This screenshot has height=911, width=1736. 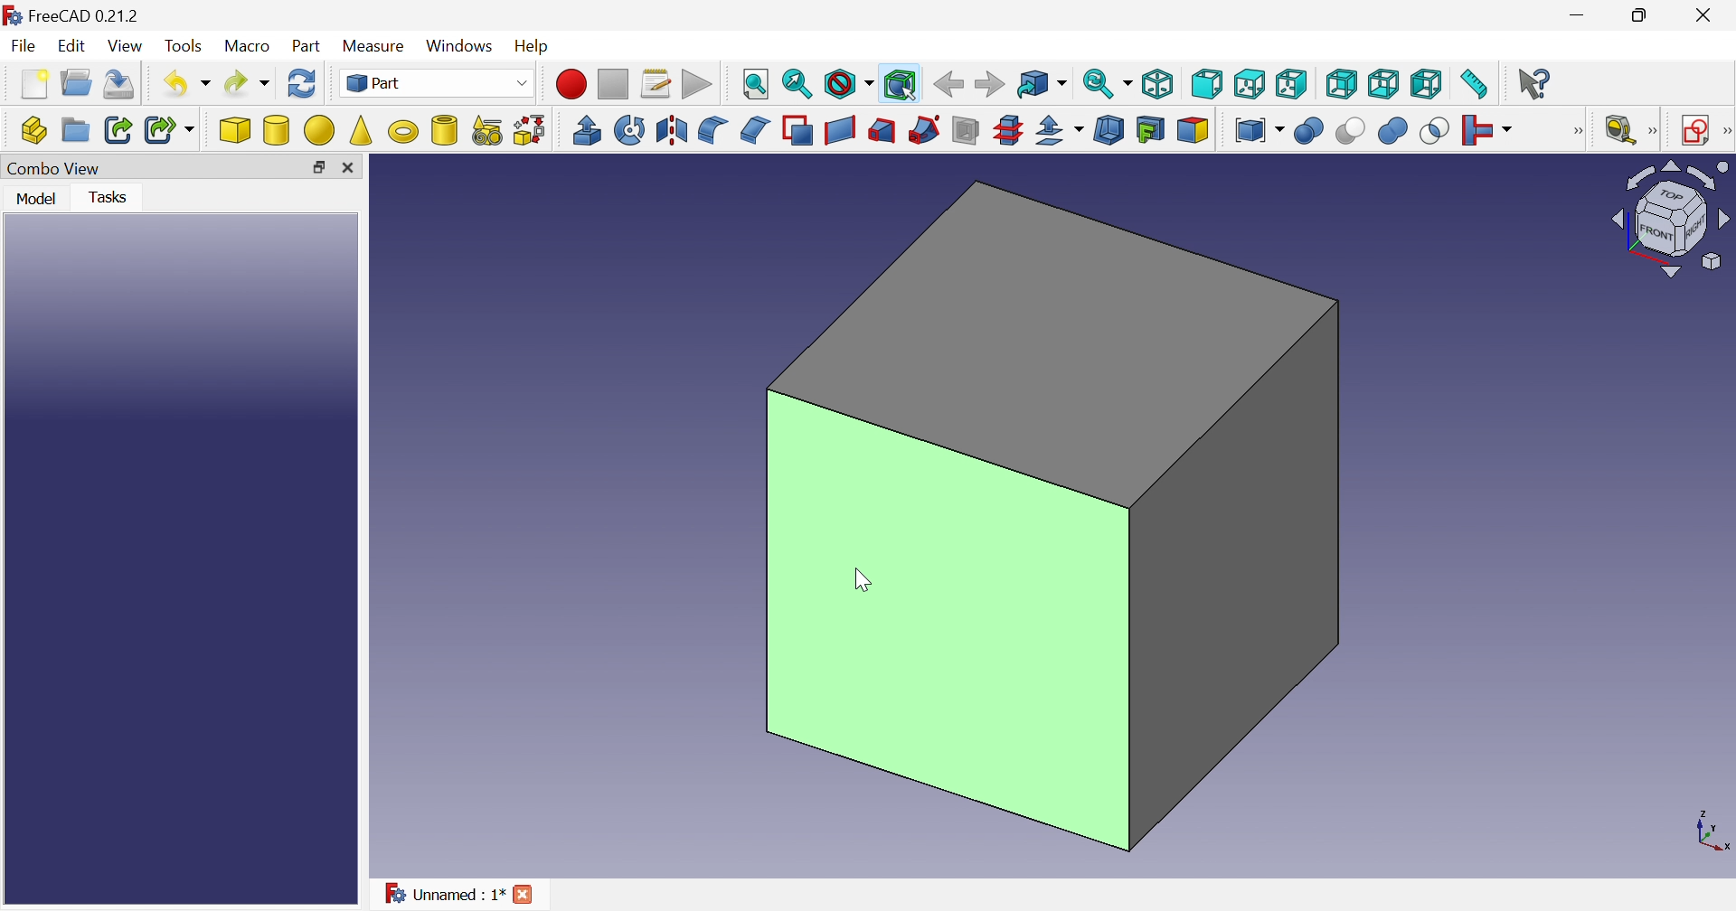 I want to click on Macro, so click(x=250, y=48).